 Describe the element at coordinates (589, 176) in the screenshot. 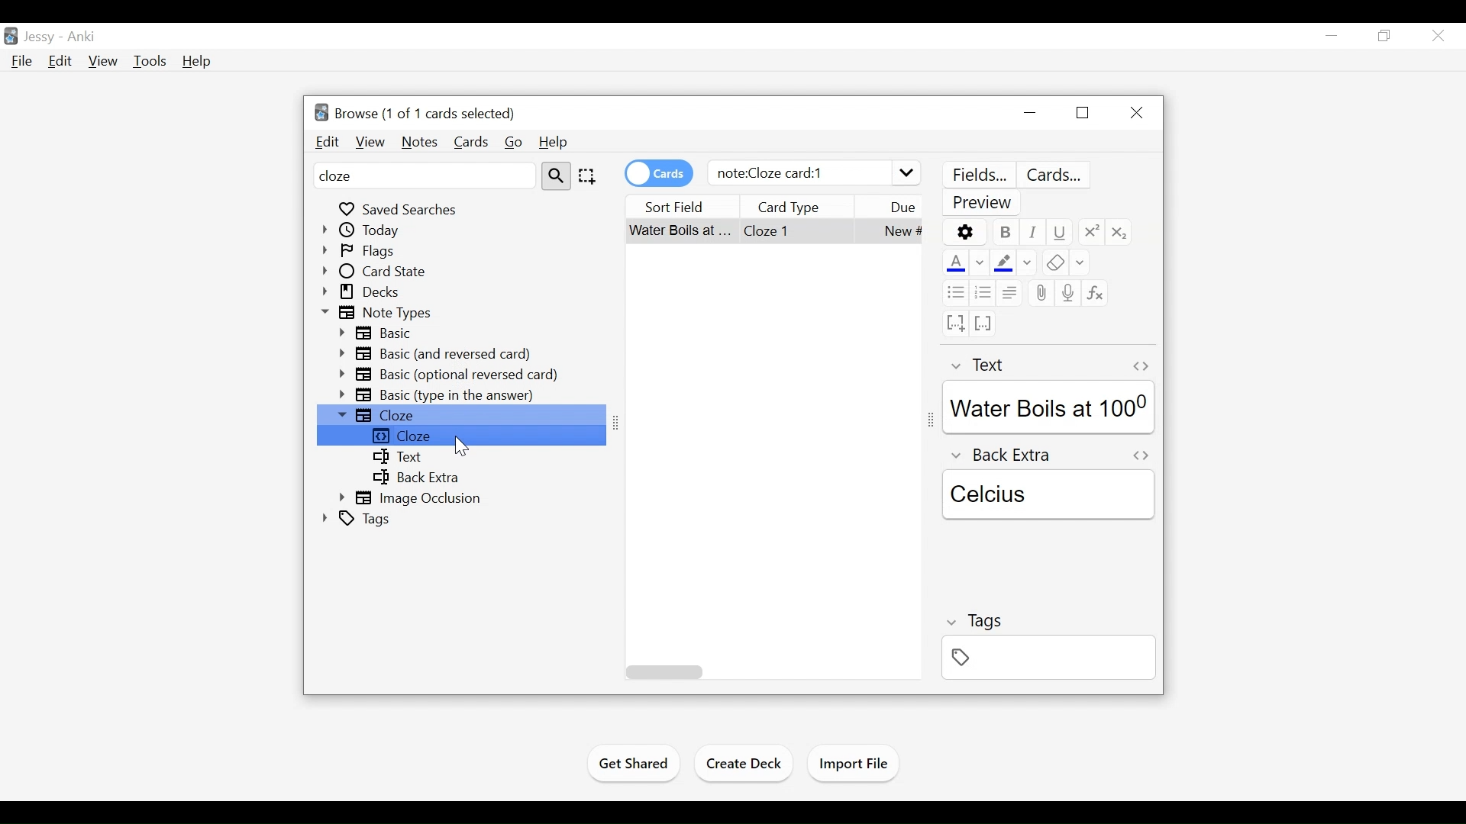

I see `Selection tool` at that location.